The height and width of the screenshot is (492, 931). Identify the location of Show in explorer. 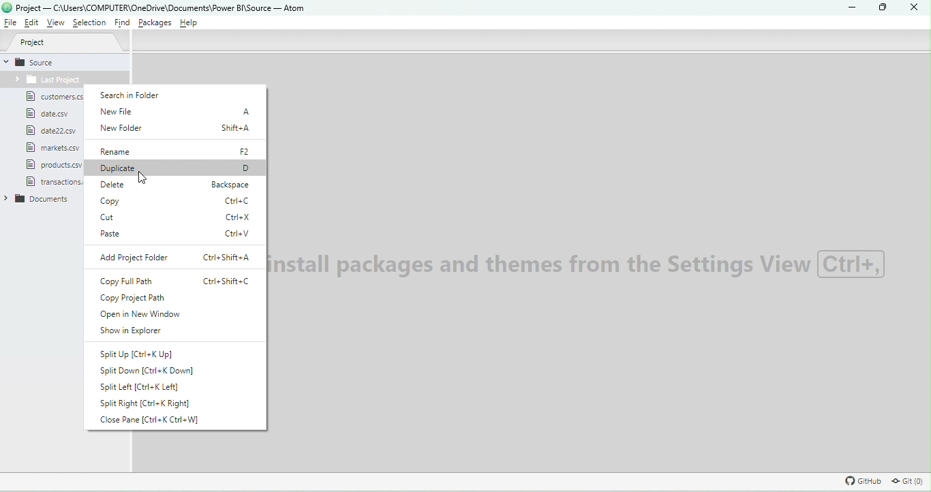
(150, 333).